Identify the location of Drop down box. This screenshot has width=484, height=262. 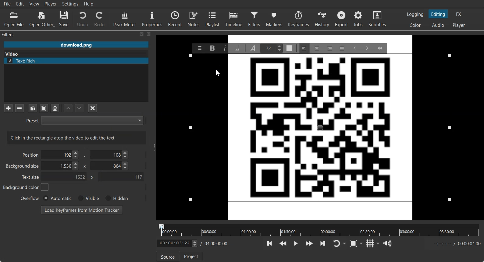
(362, 243).